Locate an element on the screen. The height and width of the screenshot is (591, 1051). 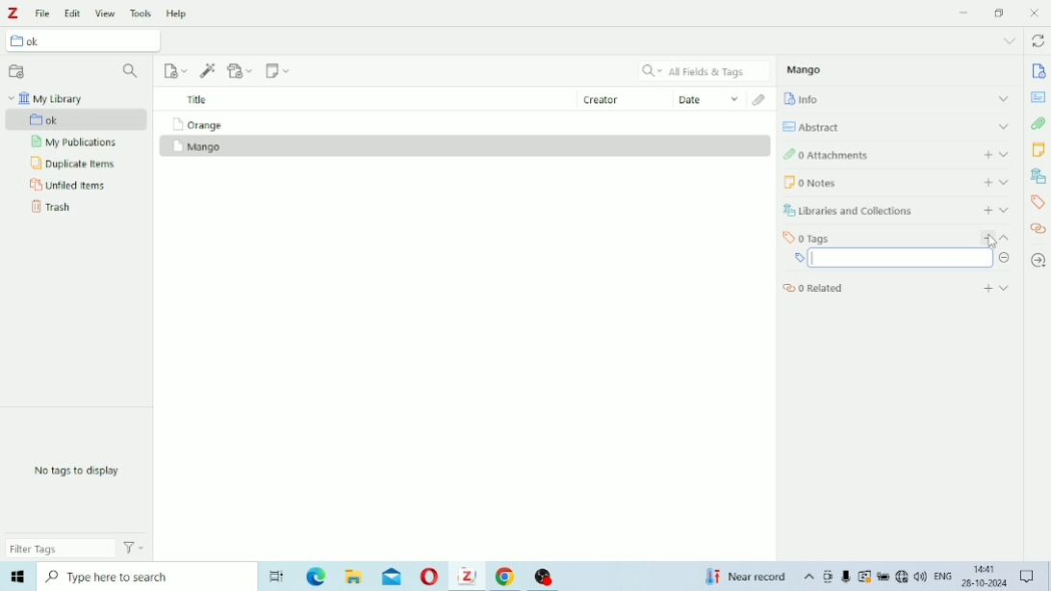
Warning is located at coordinates (864, 577).